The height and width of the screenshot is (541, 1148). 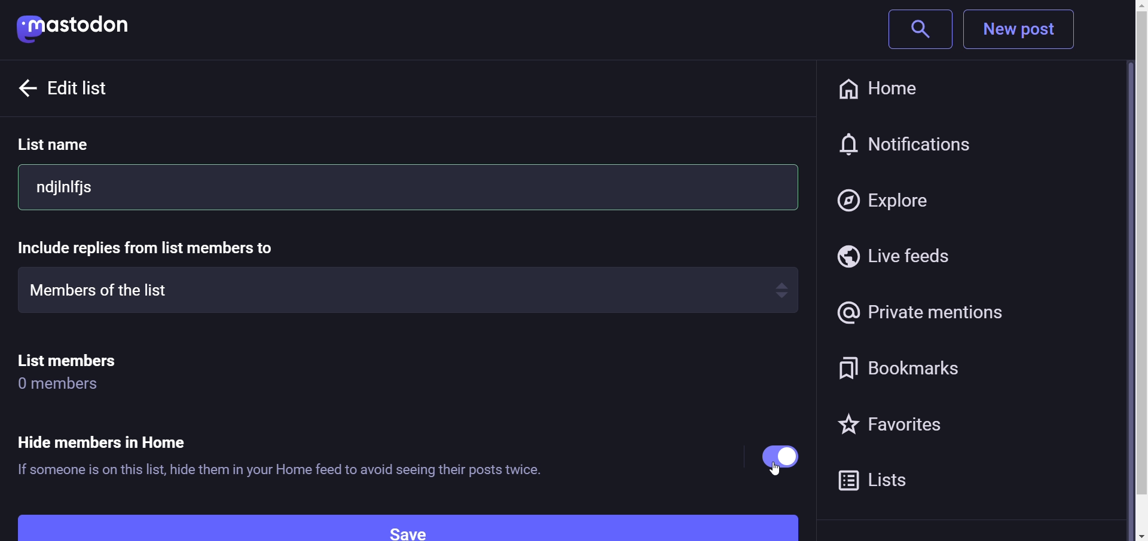 What do you see at coordinates (25, 87) in the screenshot?
I see `back` at bounding box center [25, 87].